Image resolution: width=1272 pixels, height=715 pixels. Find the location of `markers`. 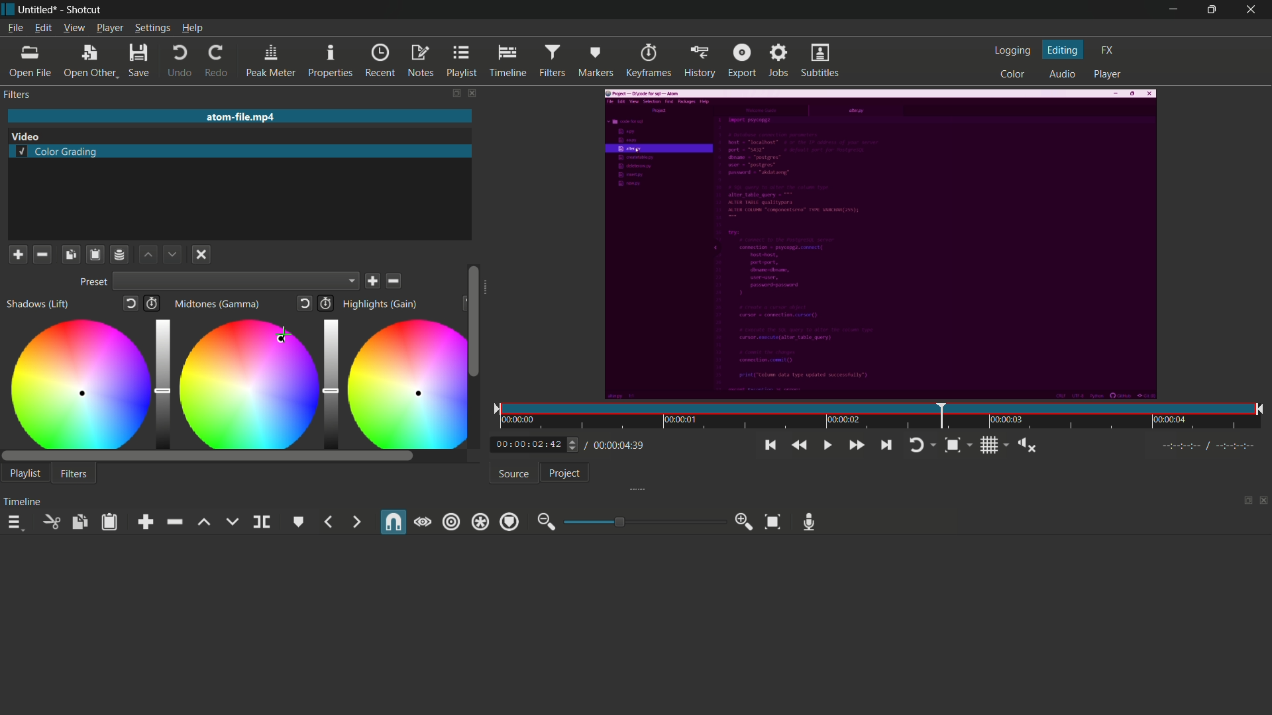

markers is located at coordinates (594, 62).